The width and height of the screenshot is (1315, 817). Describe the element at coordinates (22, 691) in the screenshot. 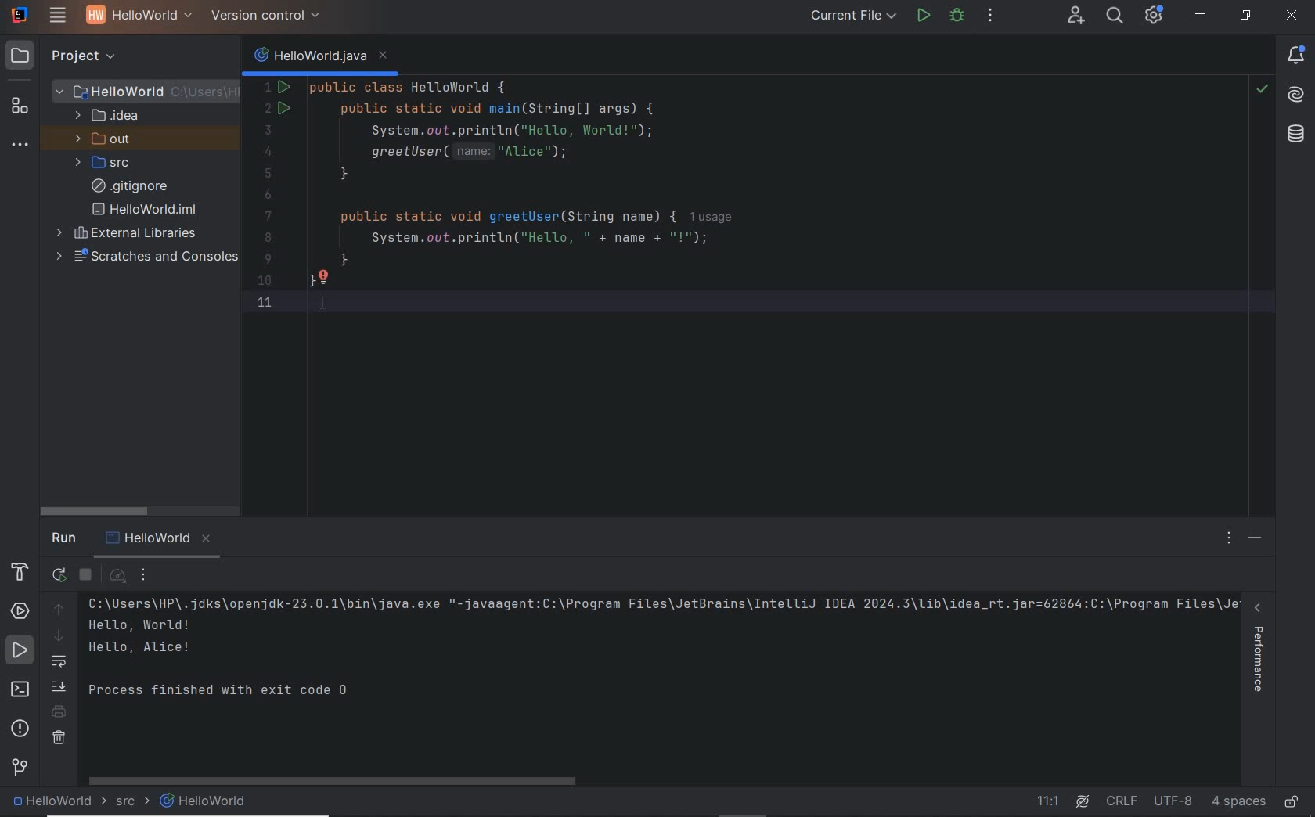

I see `terminal` at that location.